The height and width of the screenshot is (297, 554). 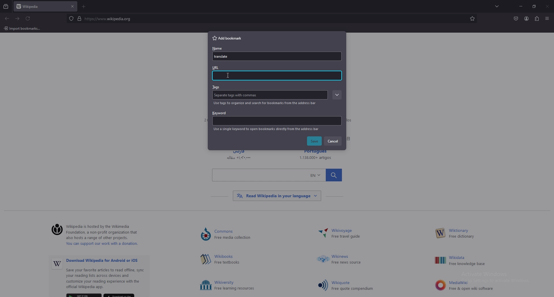 I want to click on Lommons
) Free media collection, so click(x=239, y=235).